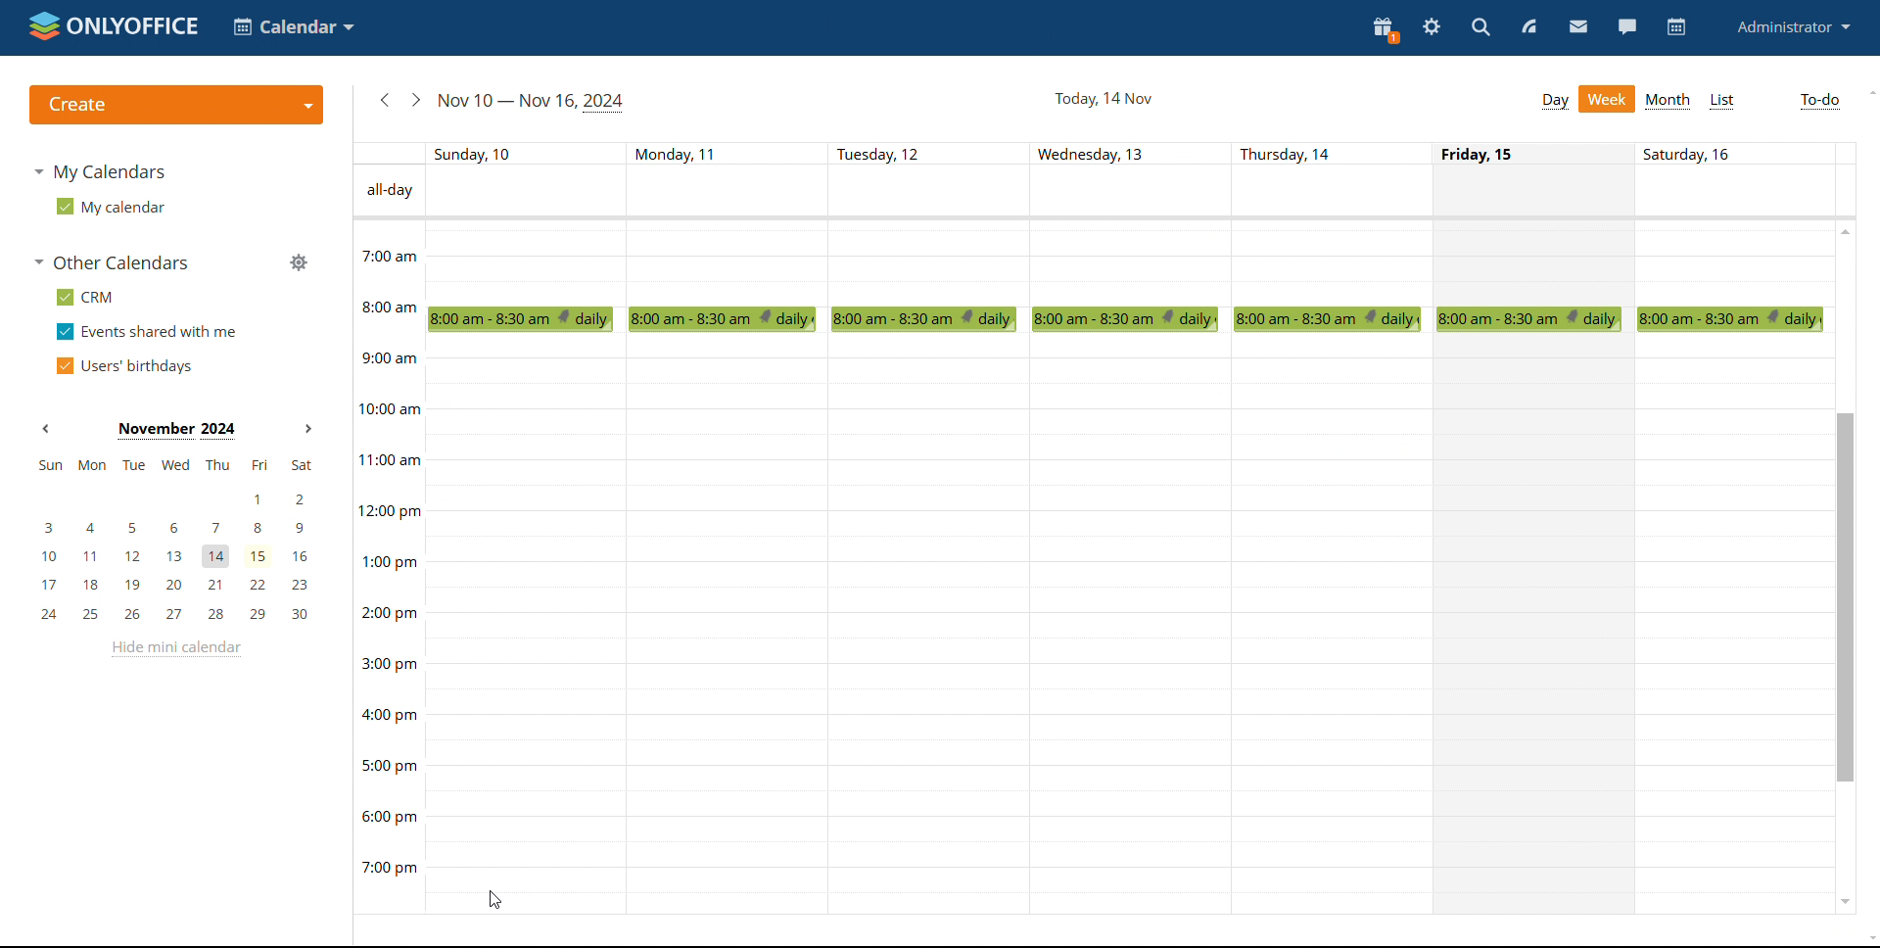  What do you see at coordinates (413, 100) in the screenshot?
I see `next week` at bounding box center [413, 100].